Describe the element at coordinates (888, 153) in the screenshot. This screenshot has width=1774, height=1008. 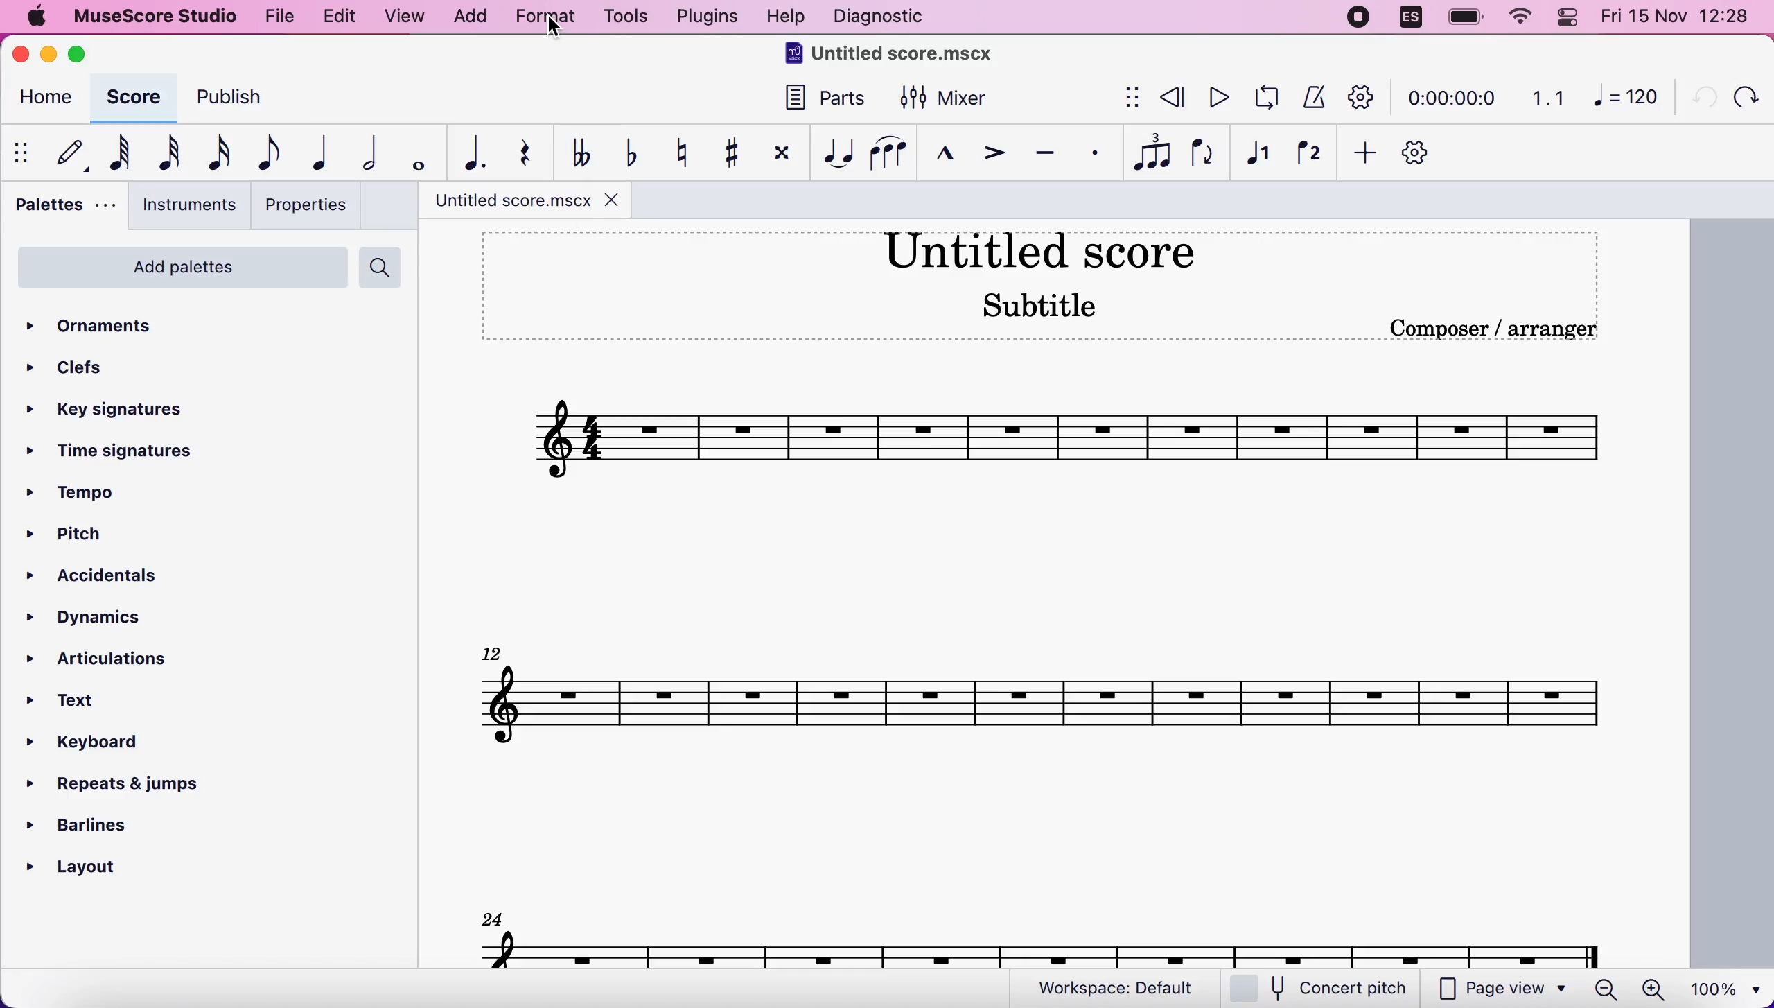
I see `slur` at that location.